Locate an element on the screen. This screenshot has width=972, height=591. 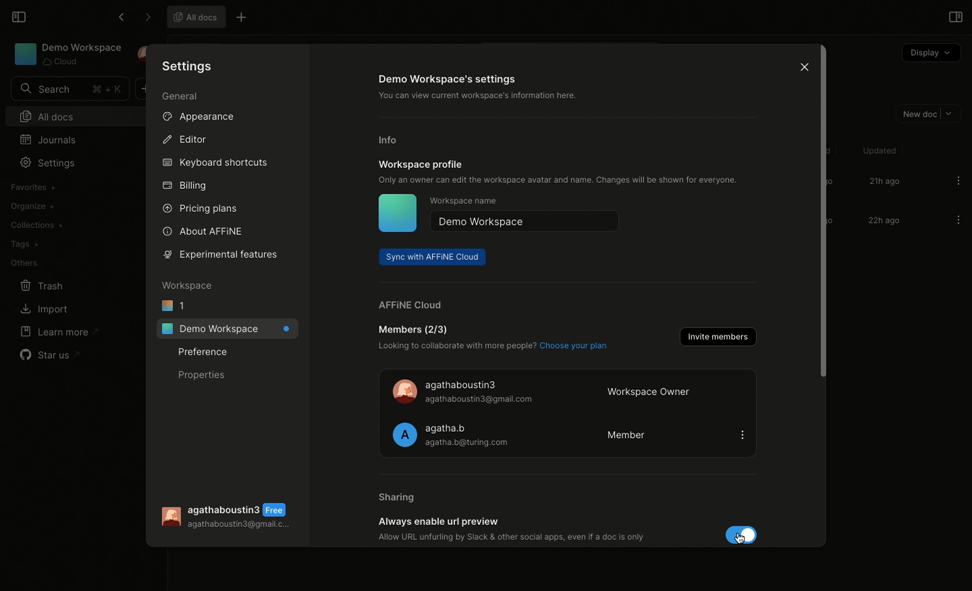
New doc is located at coordinates (925, 113).